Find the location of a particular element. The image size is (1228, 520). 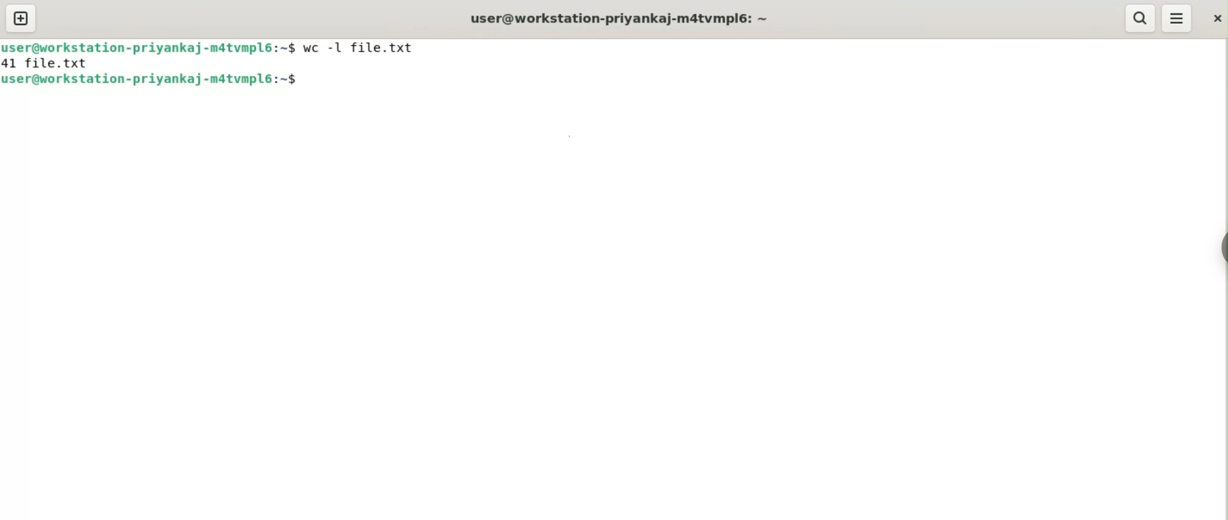

menu is located at coordinates (1177, 18).